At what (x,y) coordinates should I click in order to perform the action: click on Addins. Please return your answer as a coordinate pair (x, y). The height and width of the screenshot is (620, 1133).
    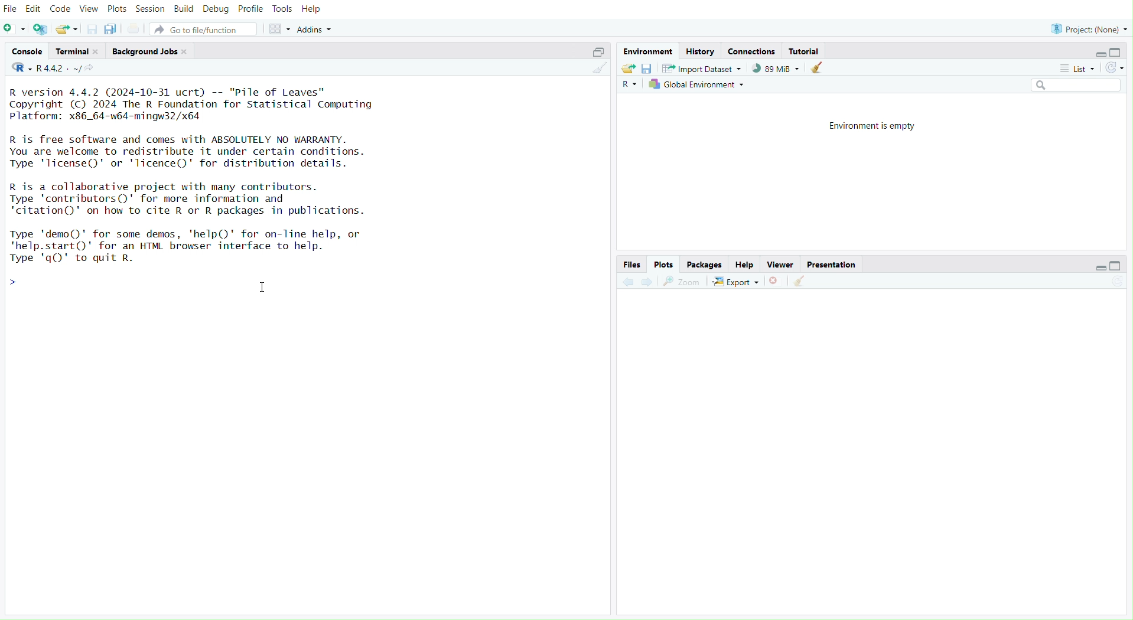
    Looking at the image, I should click on (315, 28).